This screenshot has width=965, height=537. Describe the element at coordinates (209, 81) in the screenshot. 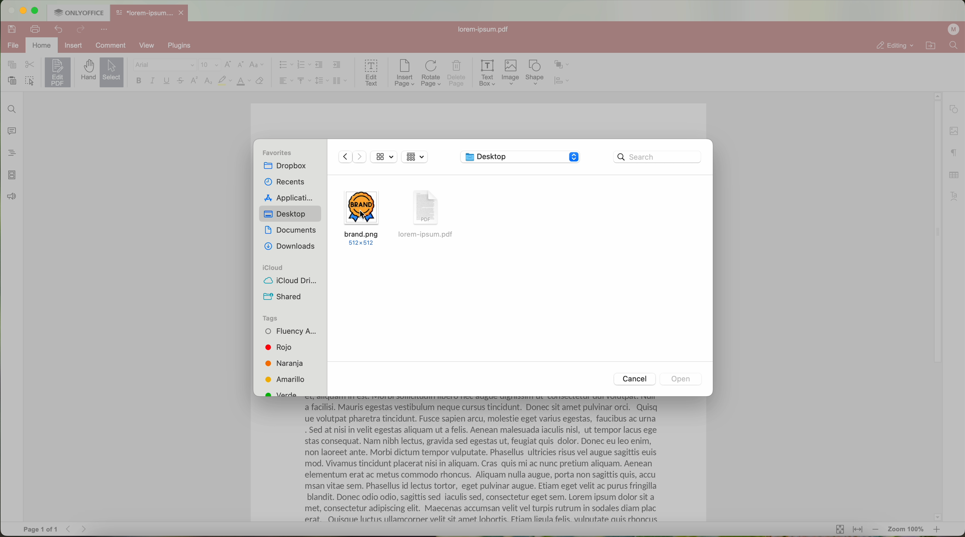

I see `subscript` at that location.